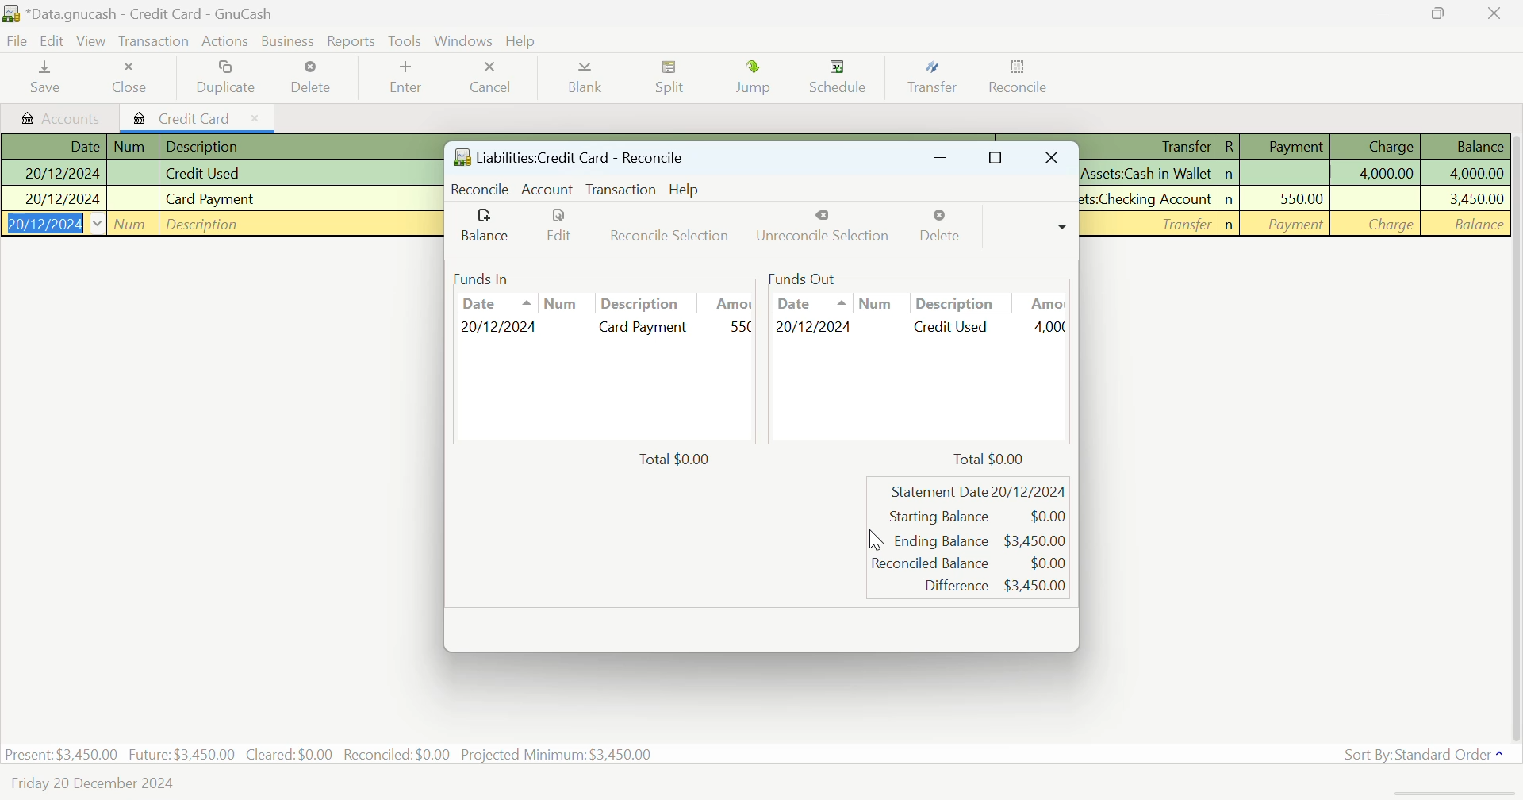 This screenshot has width=1523, height=800. I want to click on Present: $3,450.00 Future: $3,450.00 Cleared:$0.00 Reconciled:$0.00 Projected Minimum: $3,450.00, so click(330, 756).